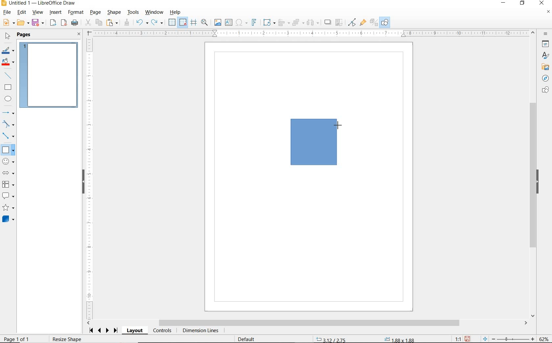 This screenshot has width=552, height=343. What do you see at coordinates (8, 23) in the screenshot?
I see `NEW` at bounding box center [8, 23].